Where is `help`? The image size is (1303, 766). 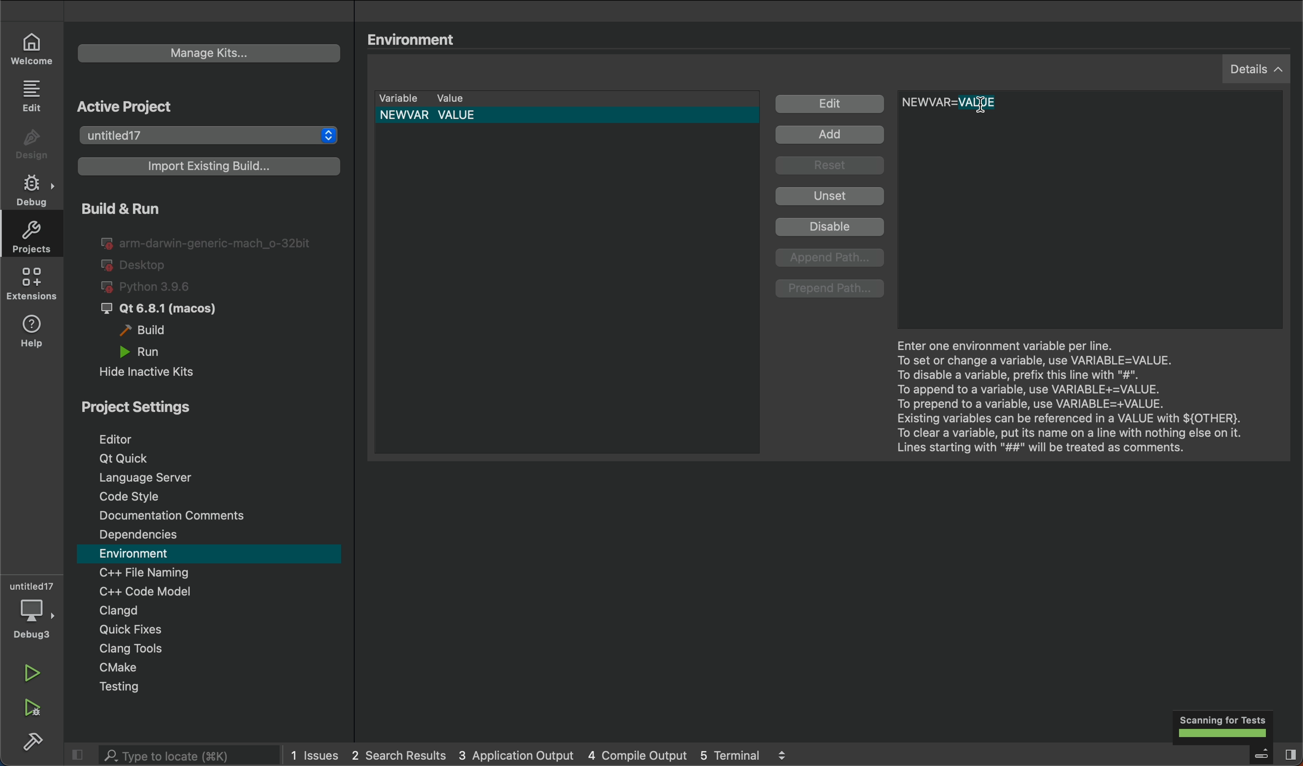
help is located at coordinates (33, 334).